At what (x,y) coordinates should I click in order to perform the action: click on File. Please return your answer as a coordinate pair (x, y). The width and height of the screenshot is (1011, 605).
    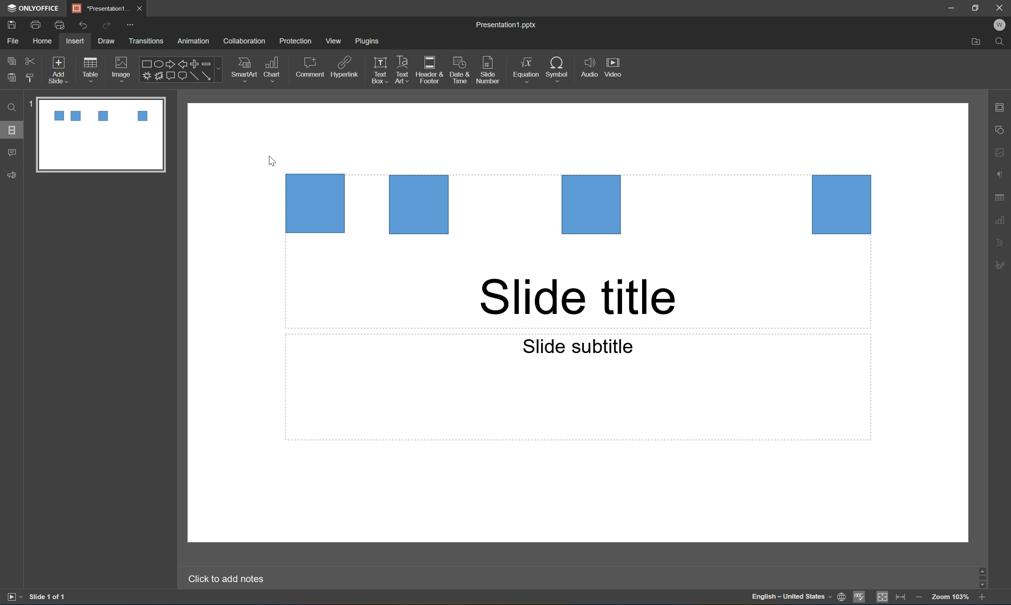
    Looking at the image, I should click on (15, 42).